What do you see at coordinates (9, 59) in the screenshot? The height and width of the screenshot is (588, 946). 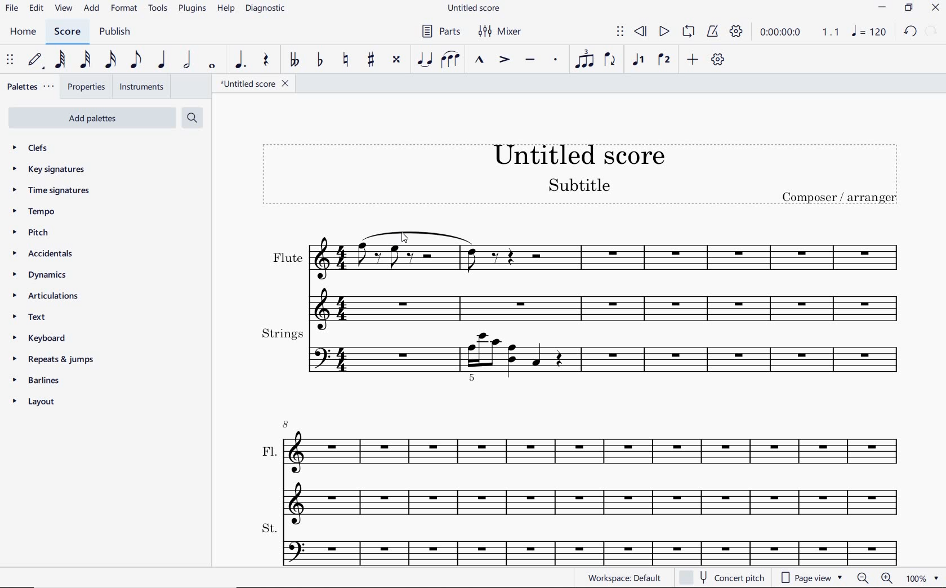 I see `SELECT TO MOVE` at bounding box center [9, 59].